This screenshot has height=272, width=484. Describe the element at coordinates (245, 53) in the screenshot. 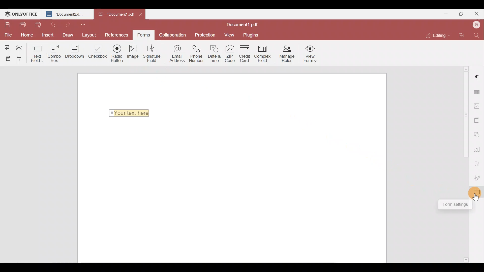

I see `Credit card` at that location.